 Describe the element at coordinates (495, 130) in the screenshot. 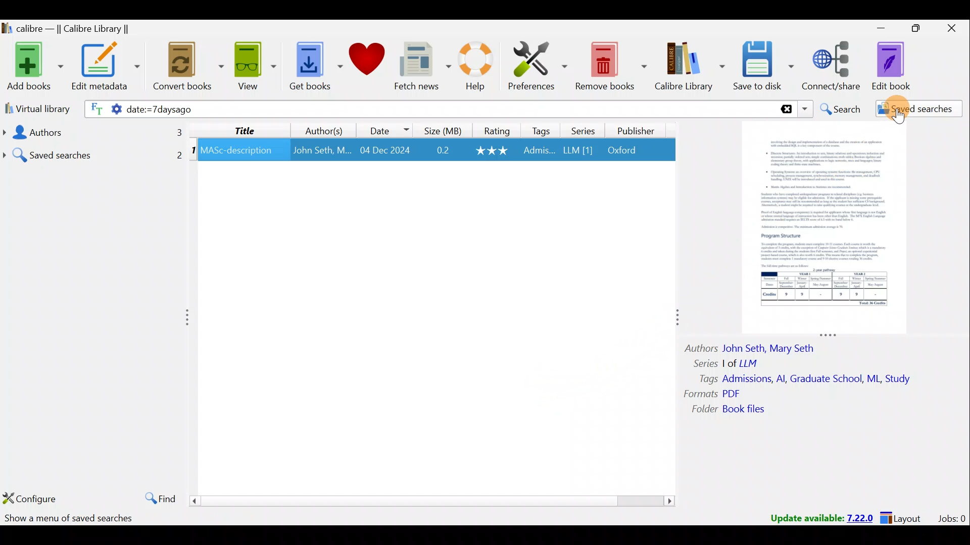

I see `Rating` at that location.